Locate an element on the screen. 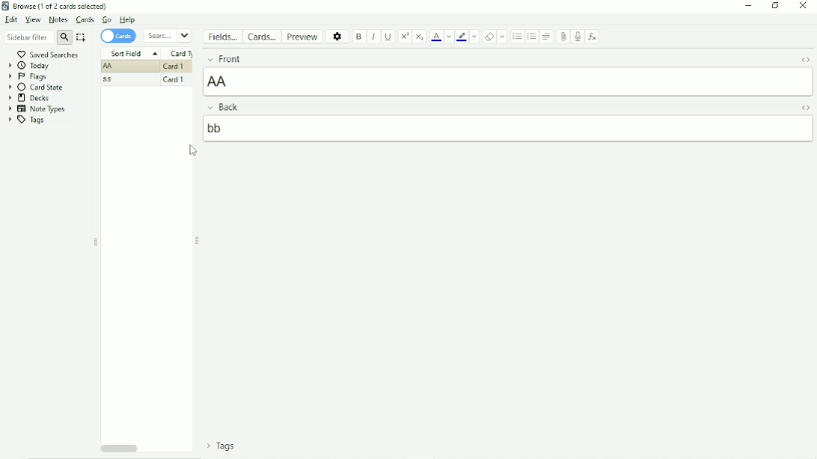 The height and width of the screenshot is (459, 817). Resize is located at coordinates (96, 243).